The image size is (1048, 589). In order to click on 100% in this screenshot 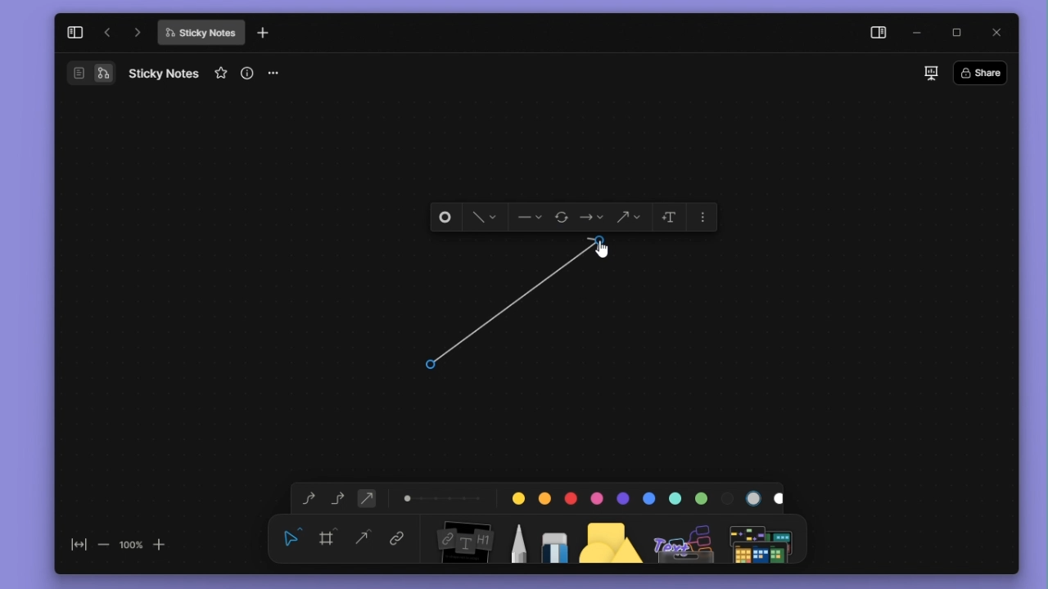, I will do `click(130, 544)`.